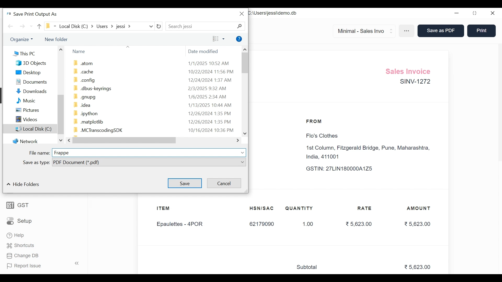  I want to click on 5,623.00, so click(417, 224).